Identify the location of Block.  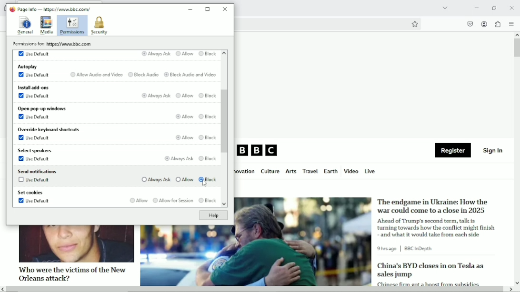
(209, 180).